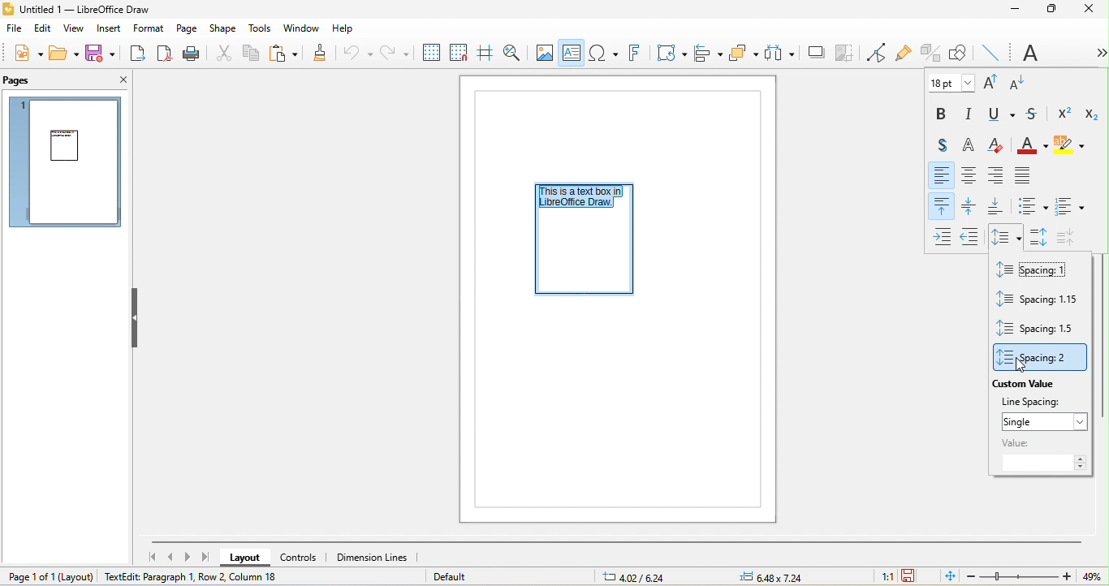 This screenshot has height=586, width=1109. What do you see at coordinates (973, 235) in the screenshot?
I see `decrease indent` at bounding box center [973, 235].